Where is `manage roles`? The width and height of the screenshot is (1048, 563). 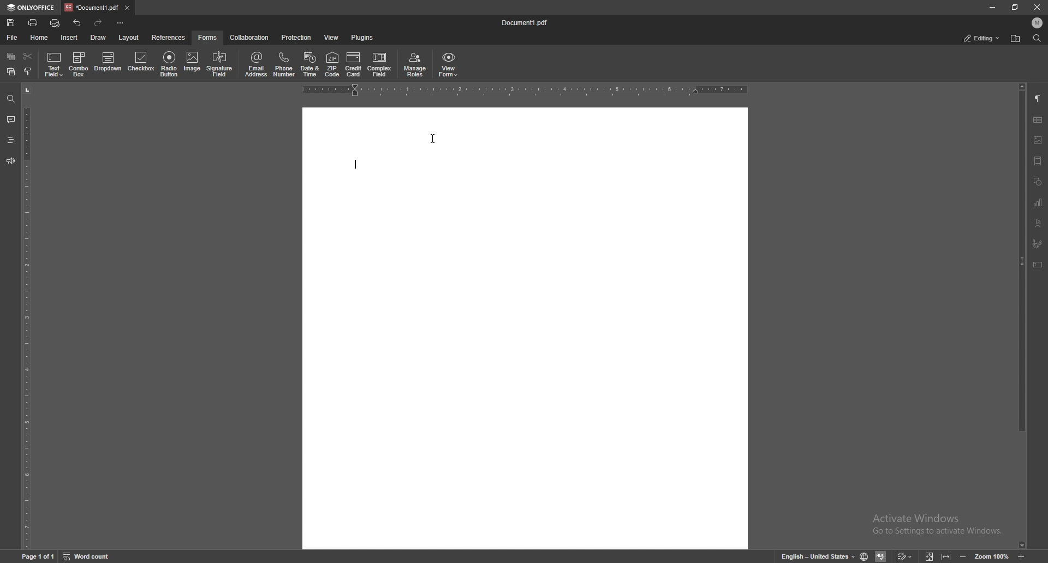
manage roles is located at coordinates (414, 64).